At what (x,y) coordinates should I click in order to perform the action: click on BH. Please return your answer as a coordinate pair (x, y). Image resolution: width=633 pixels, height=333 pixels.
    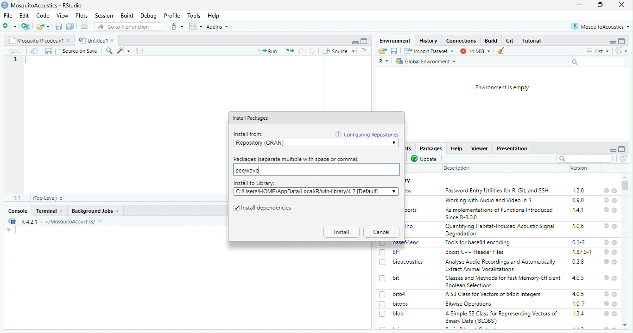
    Looking at the image, I should click on (396, 252).